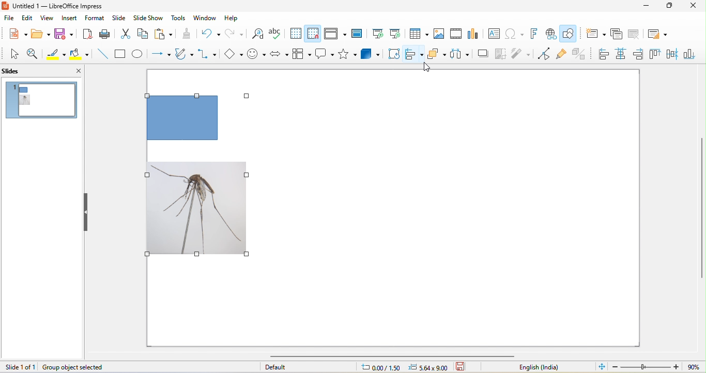 Image resolution: width=706 pixels, height=373 pixels. Describe the element at coordinates (540, 367) in the screenshot. I see `text language` at that location.